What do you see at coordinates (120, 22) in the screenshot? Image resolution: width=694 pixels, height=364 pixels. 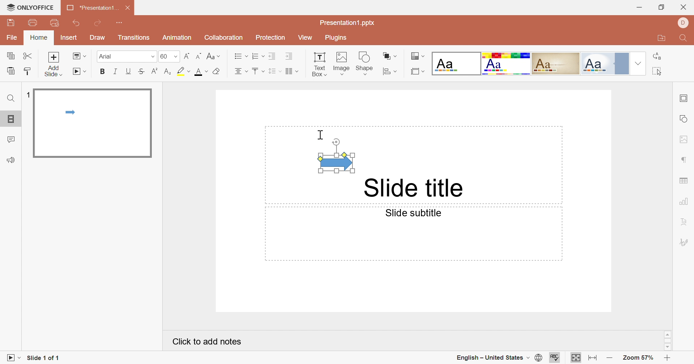 I see `Customize Quick Access Toolbar` at bounding box center [120, 22].